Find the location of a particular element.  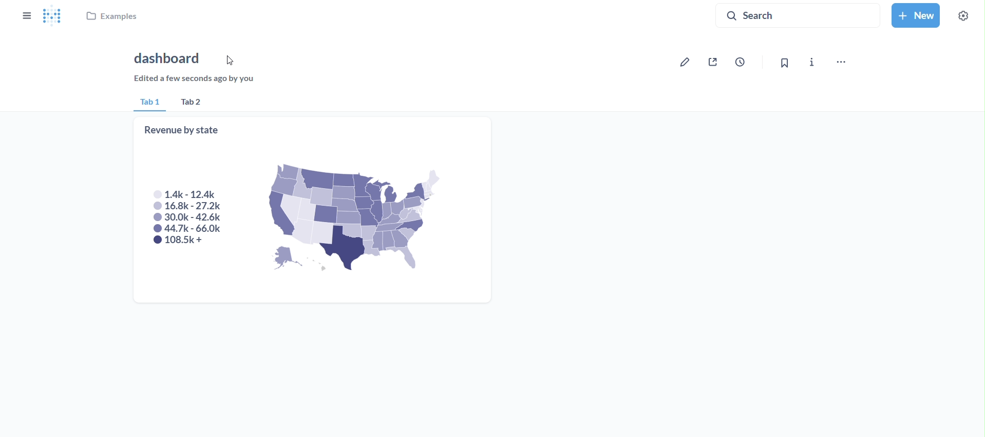

new is located at coordinates (915, 14).